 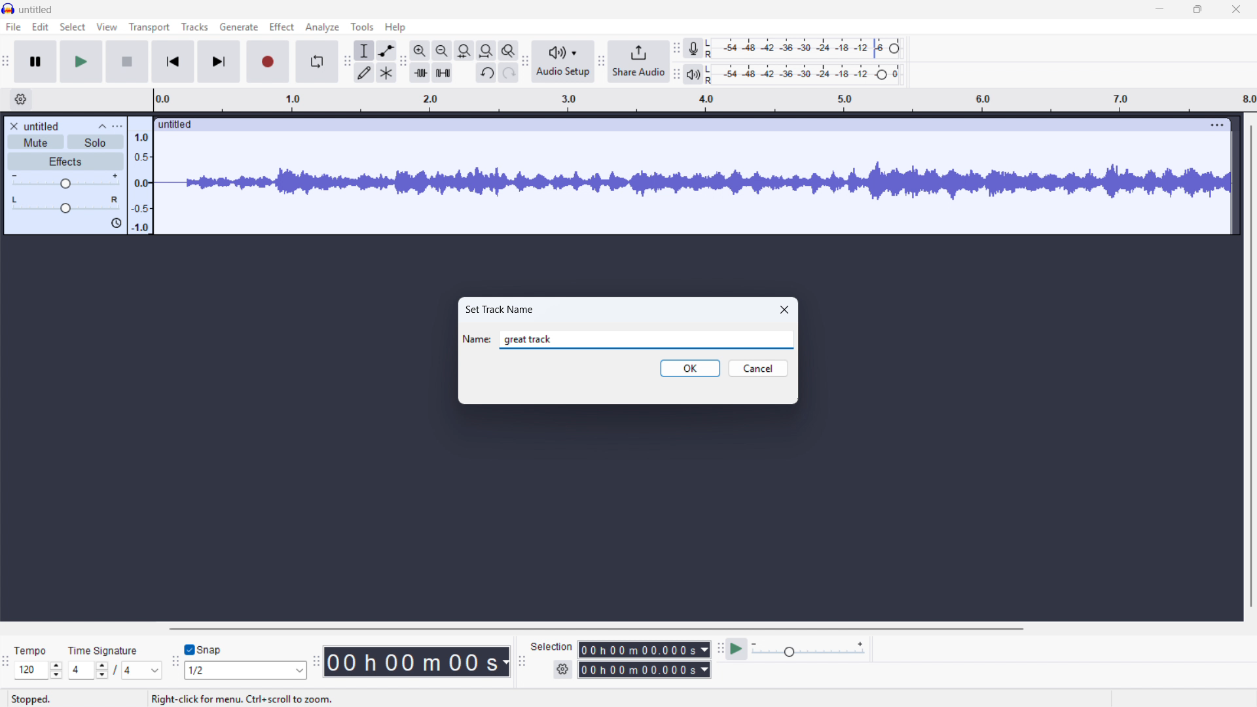 I want to click on Recording metre , so click(x=693, y=48).